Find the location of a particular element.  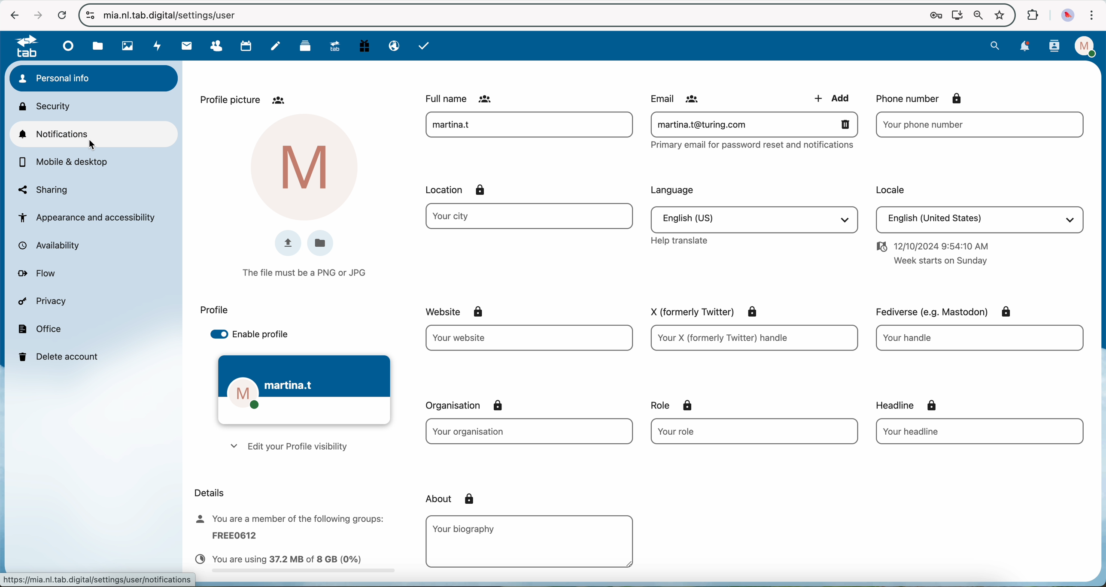

phone number is located at coordinates (918, 97).